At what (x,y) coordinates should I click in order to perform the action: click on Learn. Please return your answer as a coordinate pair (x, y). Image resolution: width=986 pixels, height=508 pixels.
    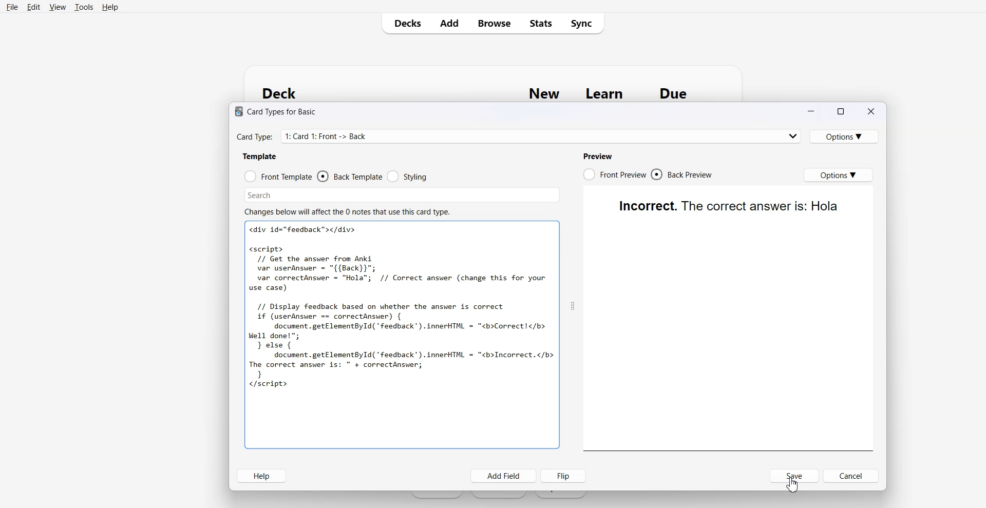
    Looking at the image, I should click on (606, 94).